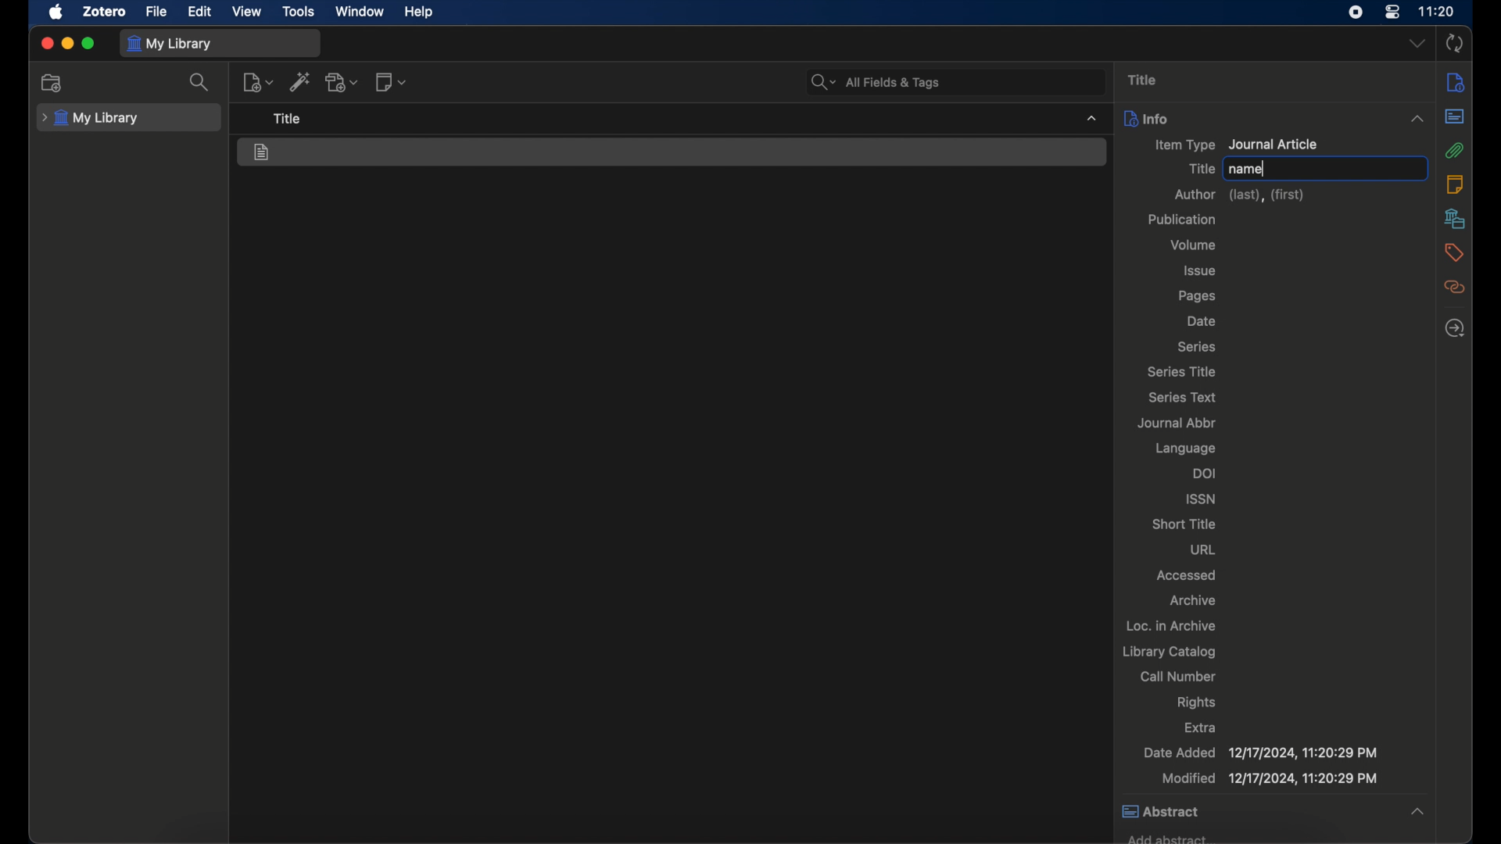 The width and height of the screenshot is (1501, 844). Describe the element at coordinates (1392, 13) in the screenshot. I see `control center` at that location.